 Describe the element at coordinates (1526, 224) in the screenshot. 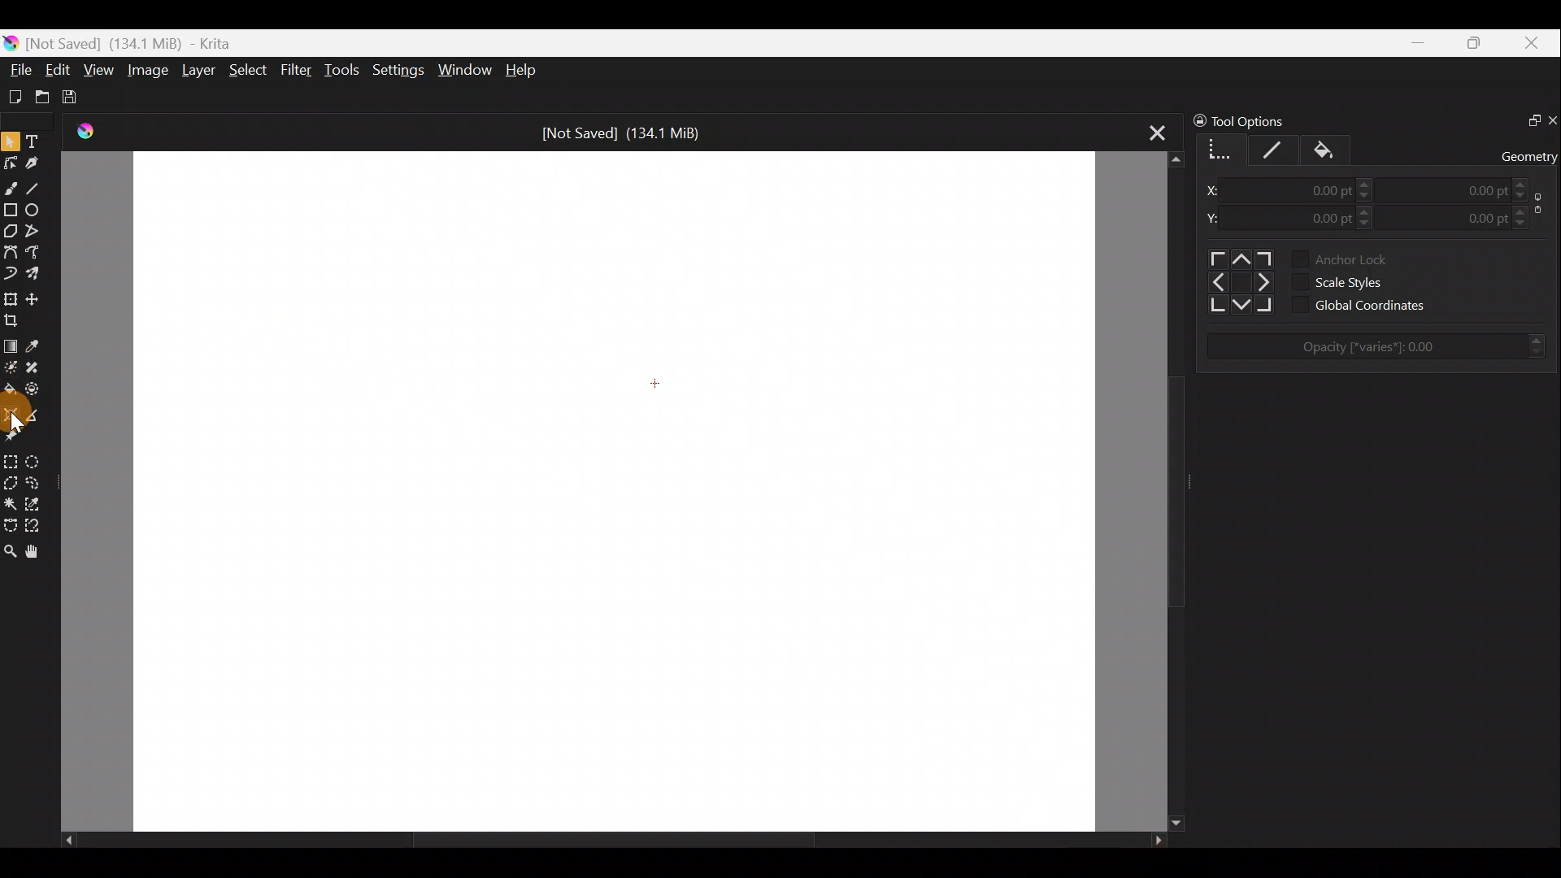

I see `Decrease` at that location.